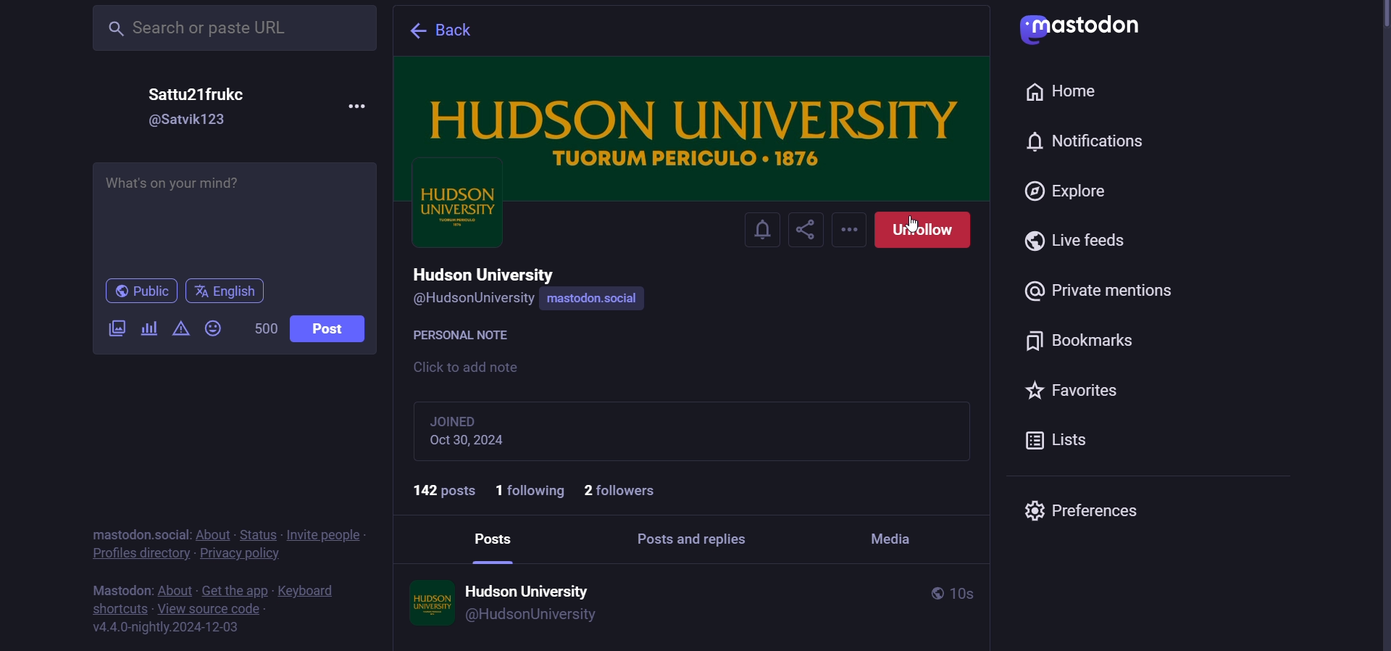 This screenshot has width=1391, height=651. What do you see at coordinates (182, 331) in the screenshot?
I see `content warning` at bounding box center [182, 331].